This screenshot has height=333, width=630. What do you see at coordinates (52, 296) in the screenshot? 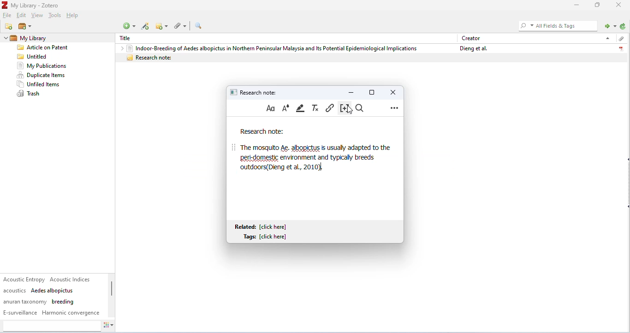
I see `tags` at bounding box center [52, 296].